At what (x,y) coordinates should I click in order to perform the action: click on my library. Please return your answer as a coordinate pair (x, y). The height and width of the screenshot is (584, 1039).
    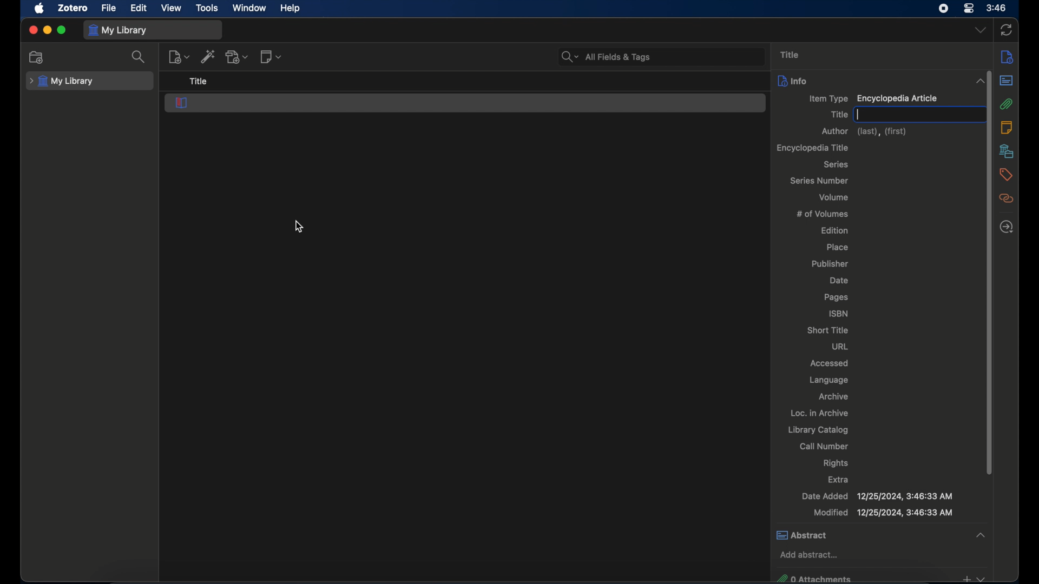
    Looking at the image, I should click on (63, 81).